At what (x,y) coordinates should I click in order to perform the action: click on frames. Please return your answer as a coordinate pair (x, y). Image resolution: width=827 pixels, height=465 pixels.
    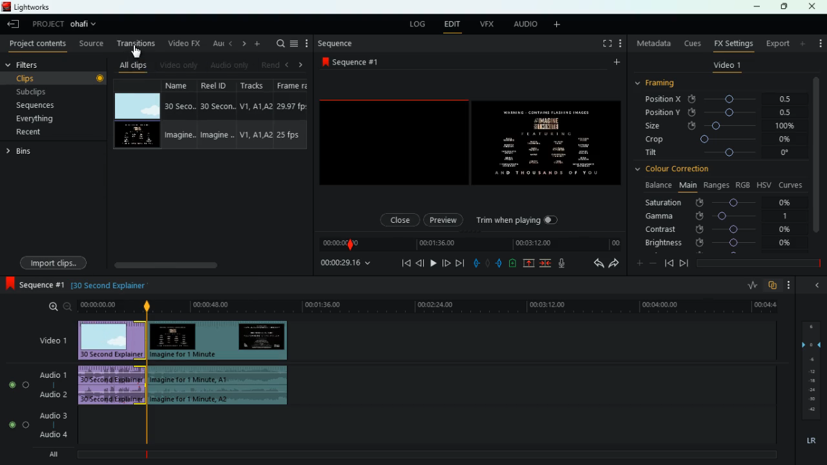
    Looking at the image, I should click on (810, 371).